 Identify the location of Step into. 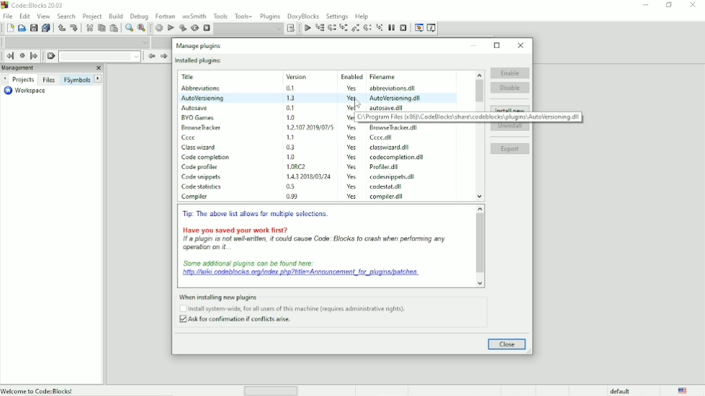
(343, 28).